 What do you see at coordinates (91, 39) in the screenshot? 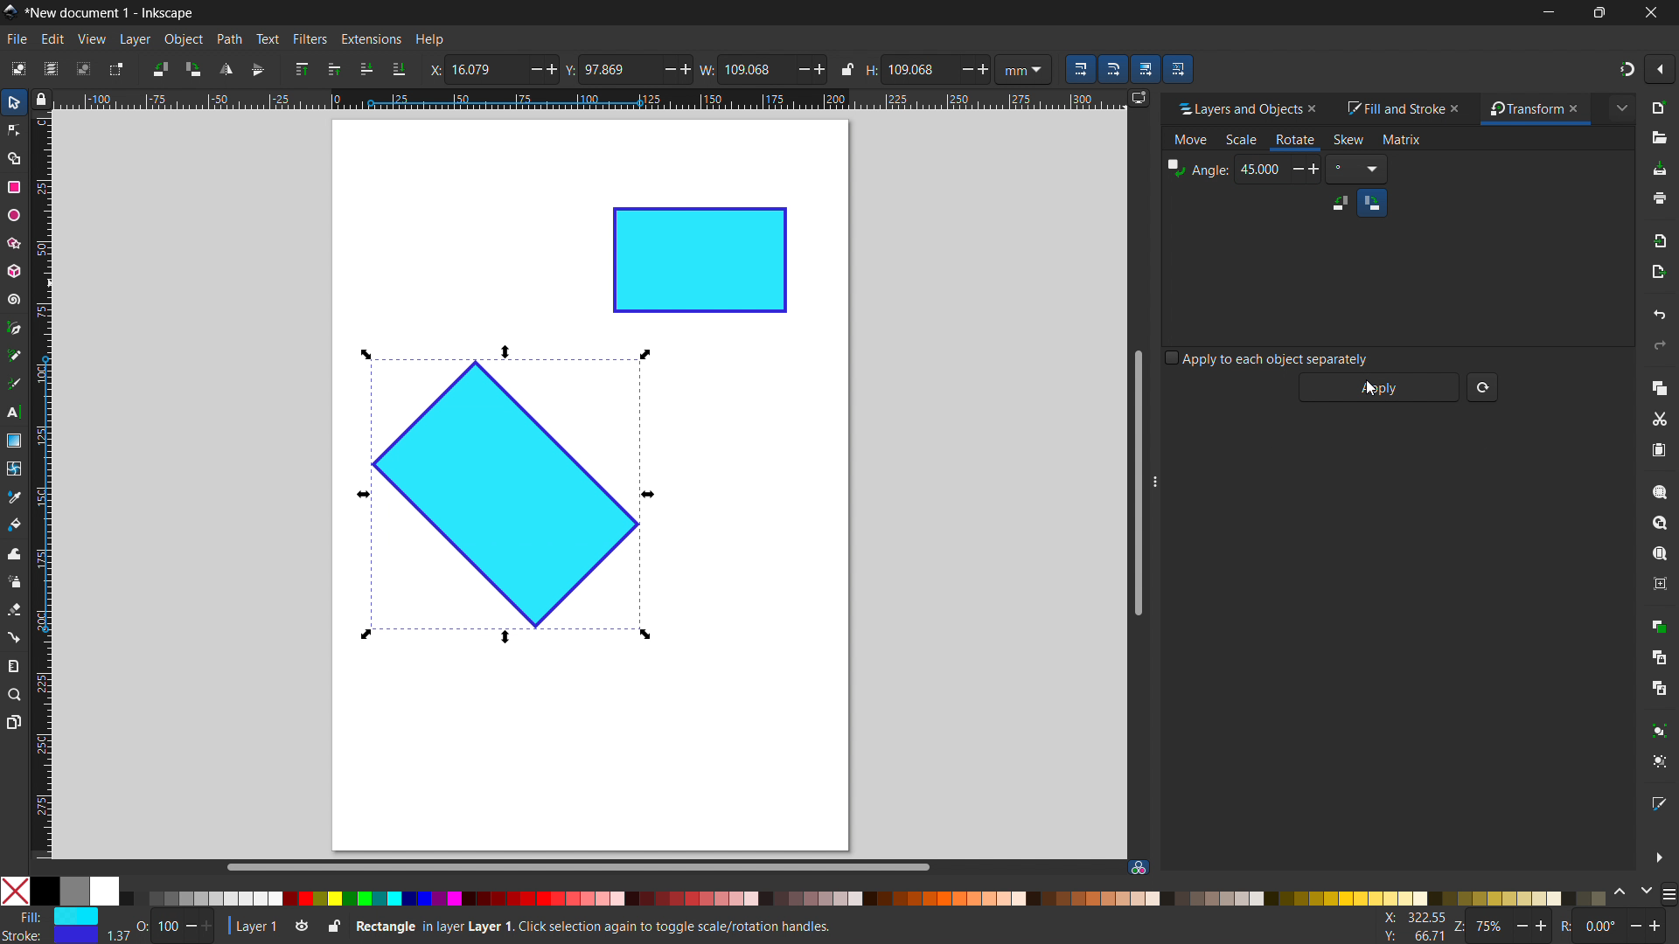
I see `view` at bounding box center [91, 39].